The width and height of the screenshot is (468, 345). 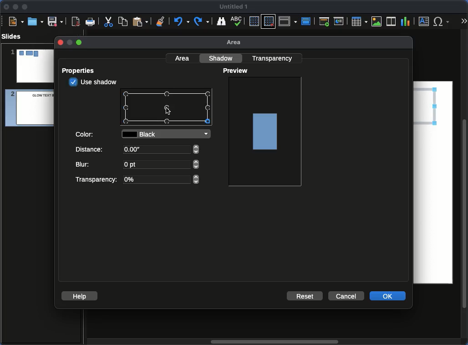 What do you see at coordinates (138, 151) in the screenshot?
I see `Distance` at bounding box center [138, 151].